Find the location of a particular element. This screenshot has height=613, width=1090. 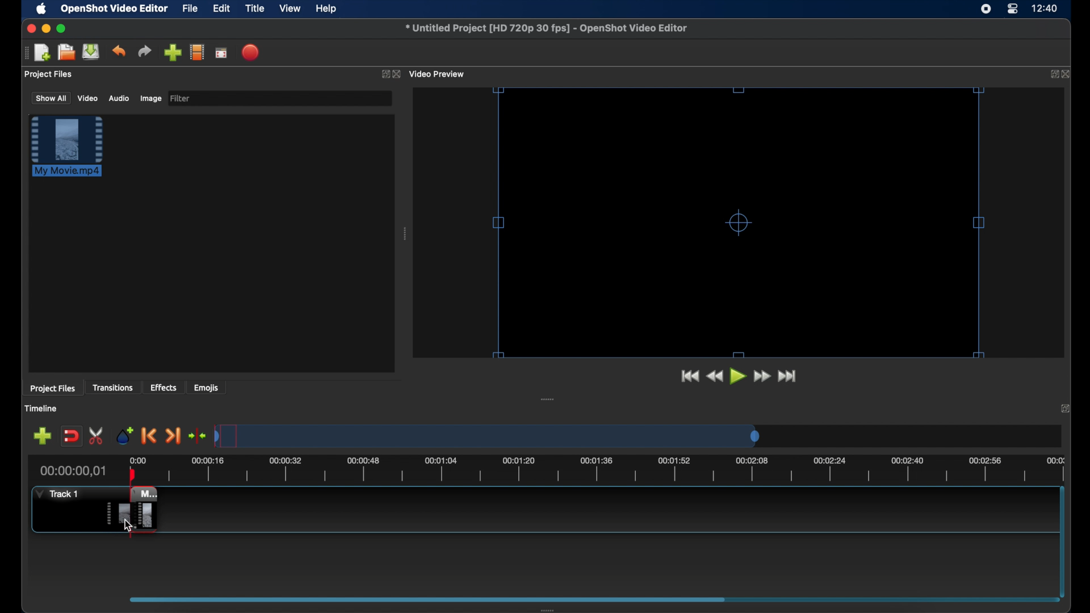

drag handle is located at coordinates (405, 235).